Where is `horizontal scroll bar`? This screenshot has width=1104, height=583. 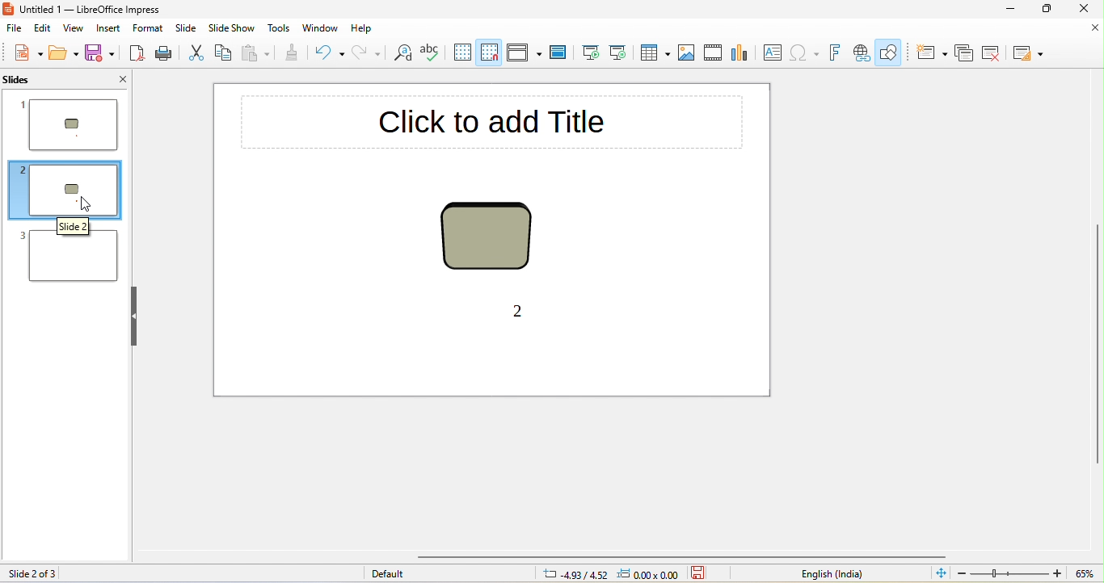
horizontal scroll bar is located at coordinates (683, 557).